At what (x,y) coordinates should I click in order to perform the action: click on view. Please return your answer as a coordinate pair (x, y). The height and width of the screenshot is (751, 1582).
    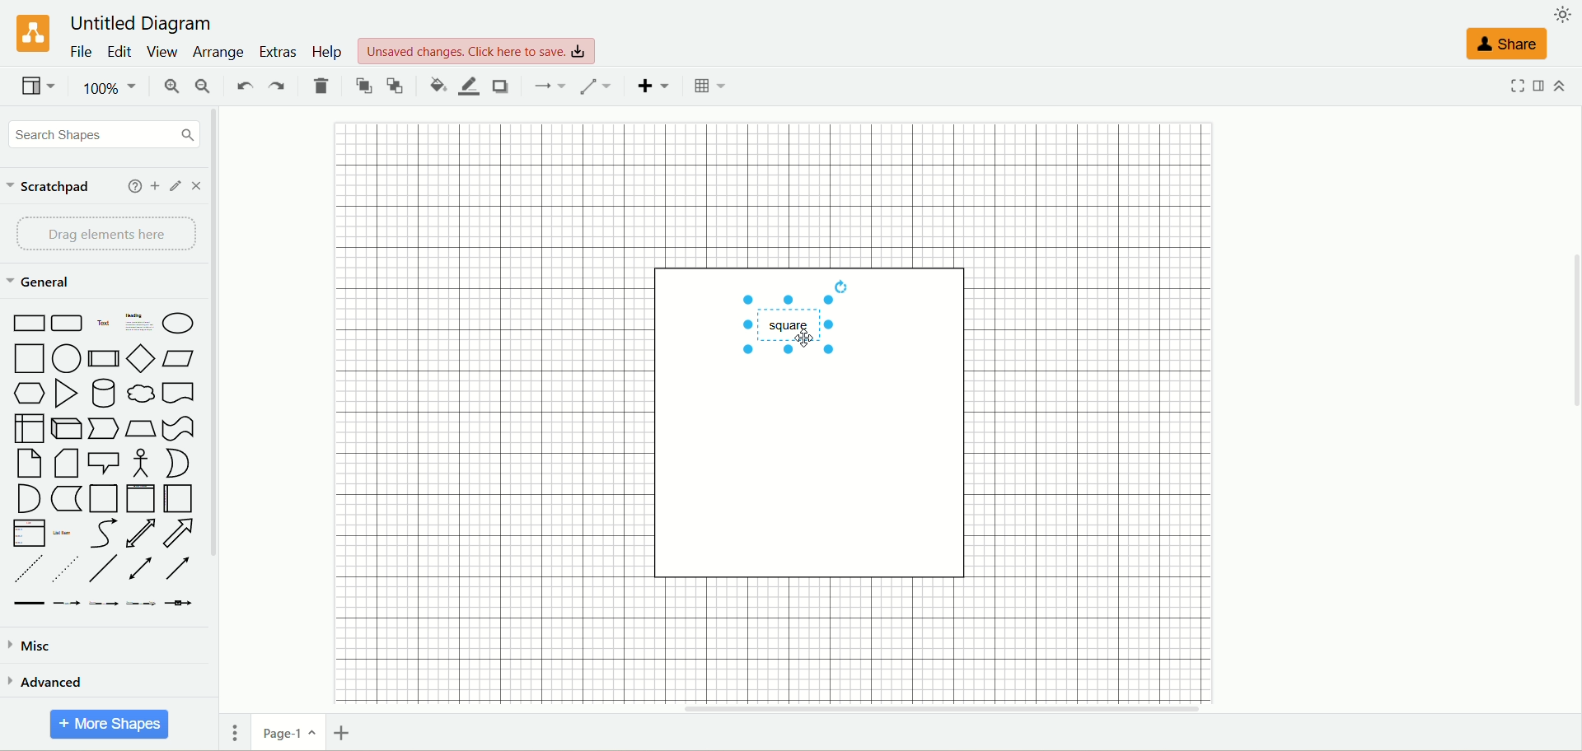
    Looking at the image, I should click on (39, 88).